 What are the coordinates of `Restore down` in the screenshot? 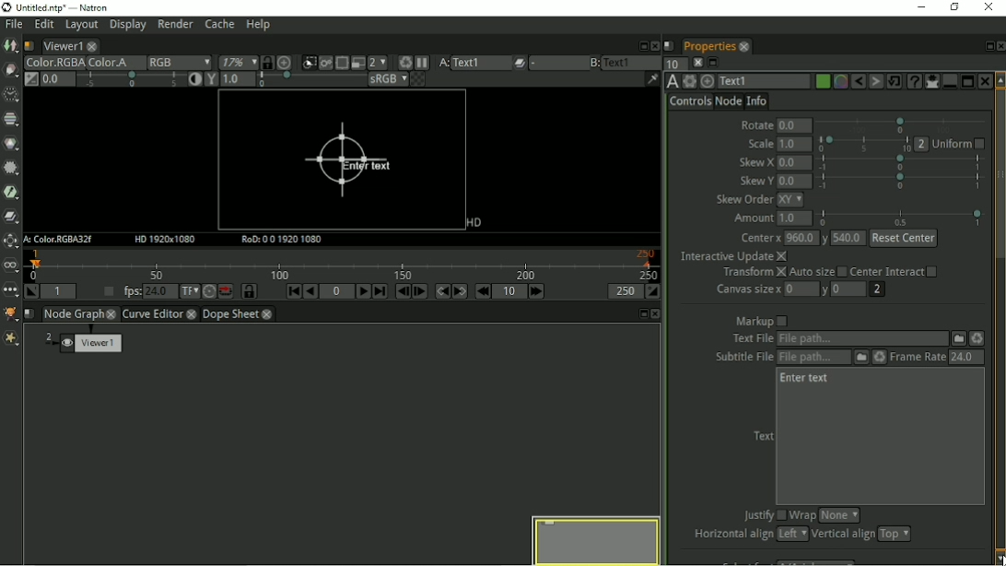 It's located at (955, 8).